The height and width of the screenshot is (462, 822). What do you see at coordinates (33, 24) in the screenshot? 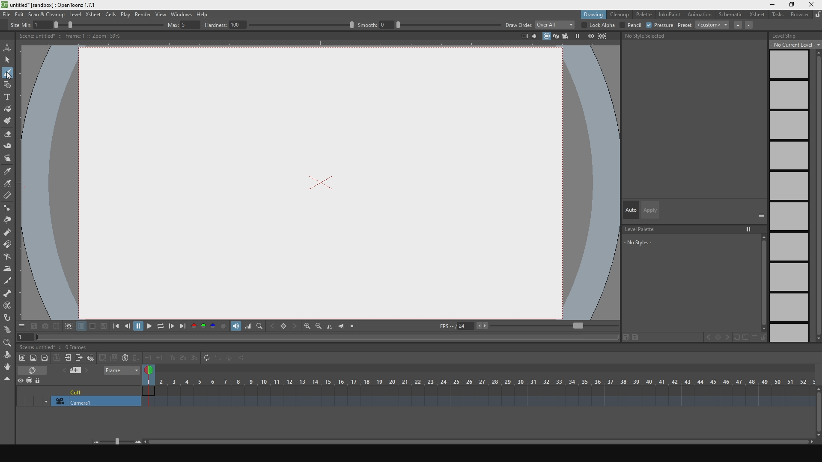
I see `size min` at bounding box center [33, 24].